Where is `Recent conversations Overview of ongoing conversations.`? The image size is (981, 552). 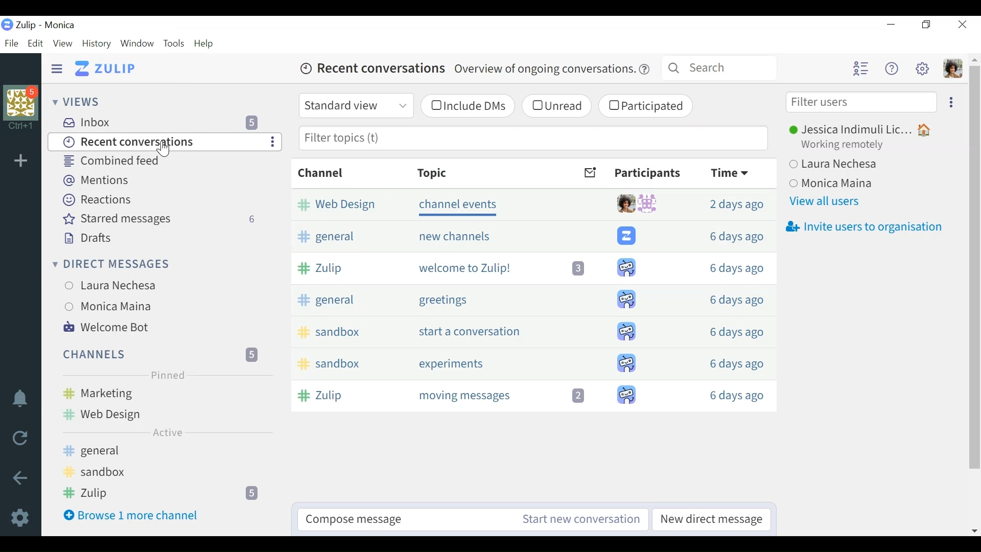 Recent conversations Overview of ongoing conversations. is located at coordinates (462, 70).